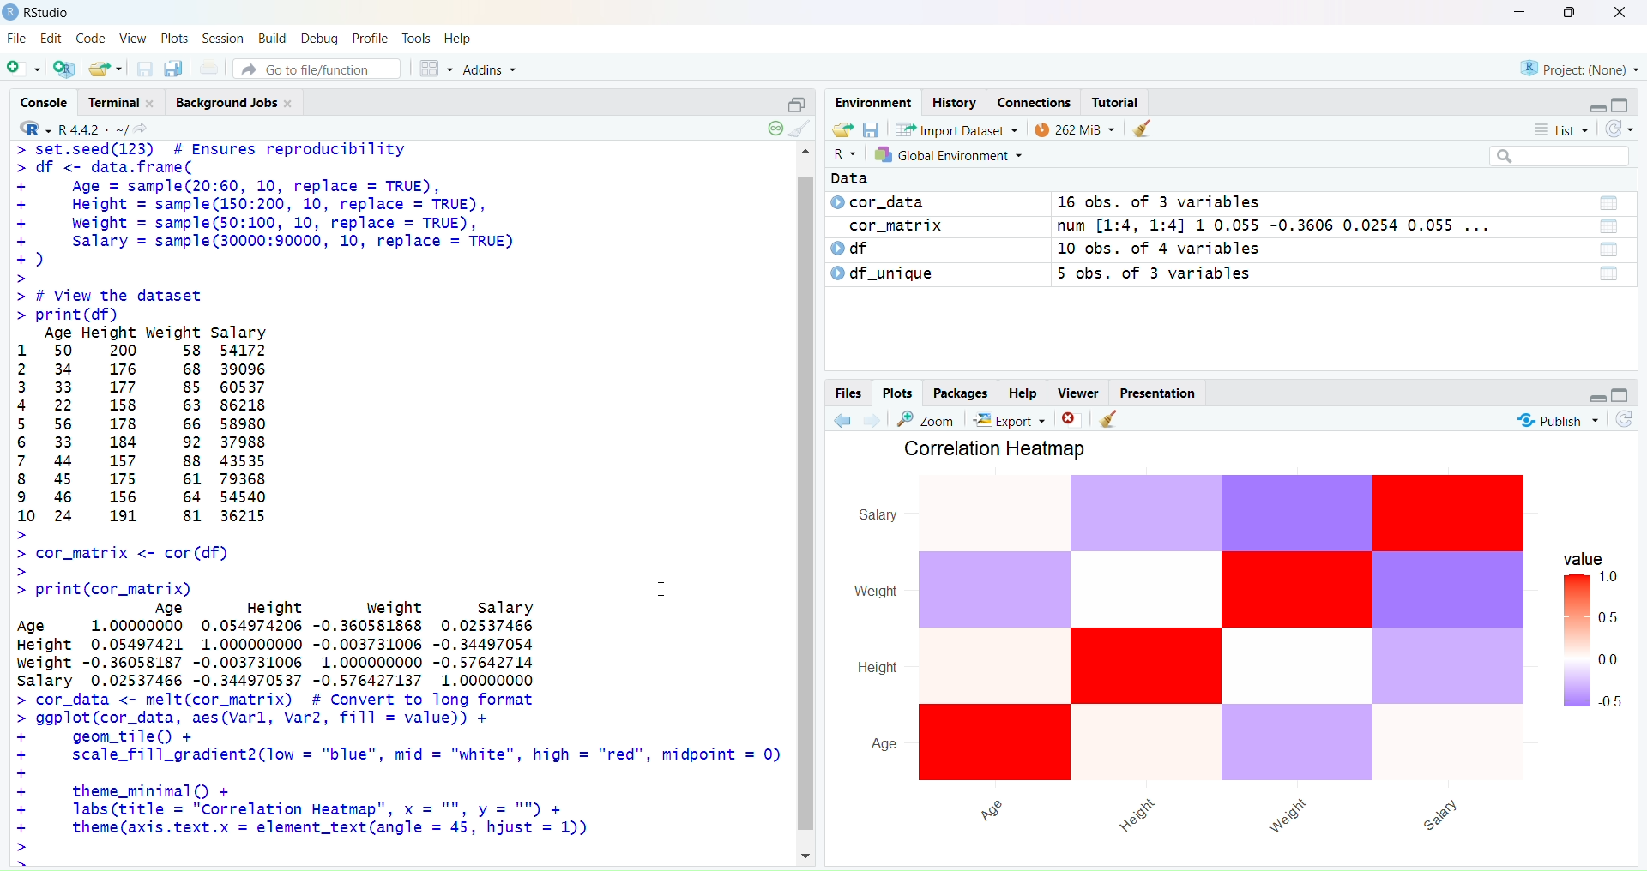  Describe the element at coordinates (1618, 129) in the screenshot. I see `Refresh the list of objects in the environment` at that location.